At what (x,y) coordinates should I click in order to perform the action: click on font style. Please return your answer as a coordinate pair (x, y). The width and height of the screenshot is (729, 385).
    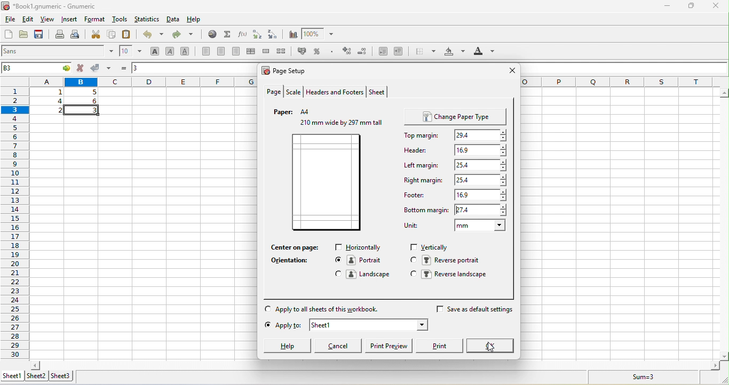
    Looking at the image, I should click on (58, 52).